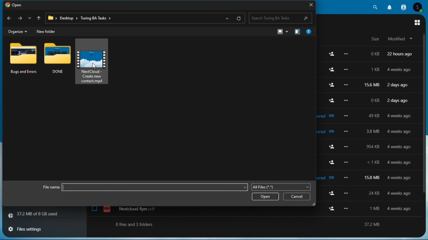 The image size is (428, 240). I want to click on add user, so click(332, 162).